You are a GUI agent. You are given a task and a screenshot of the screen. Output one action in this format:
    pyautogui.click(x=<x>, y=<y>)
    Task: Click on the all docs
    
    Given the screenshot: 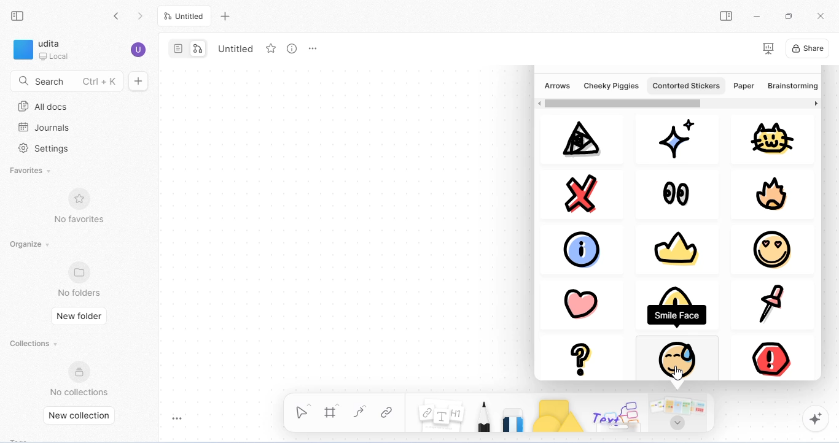 What is the action you would take?
    pyautogui.click(x=44, y=107)
    